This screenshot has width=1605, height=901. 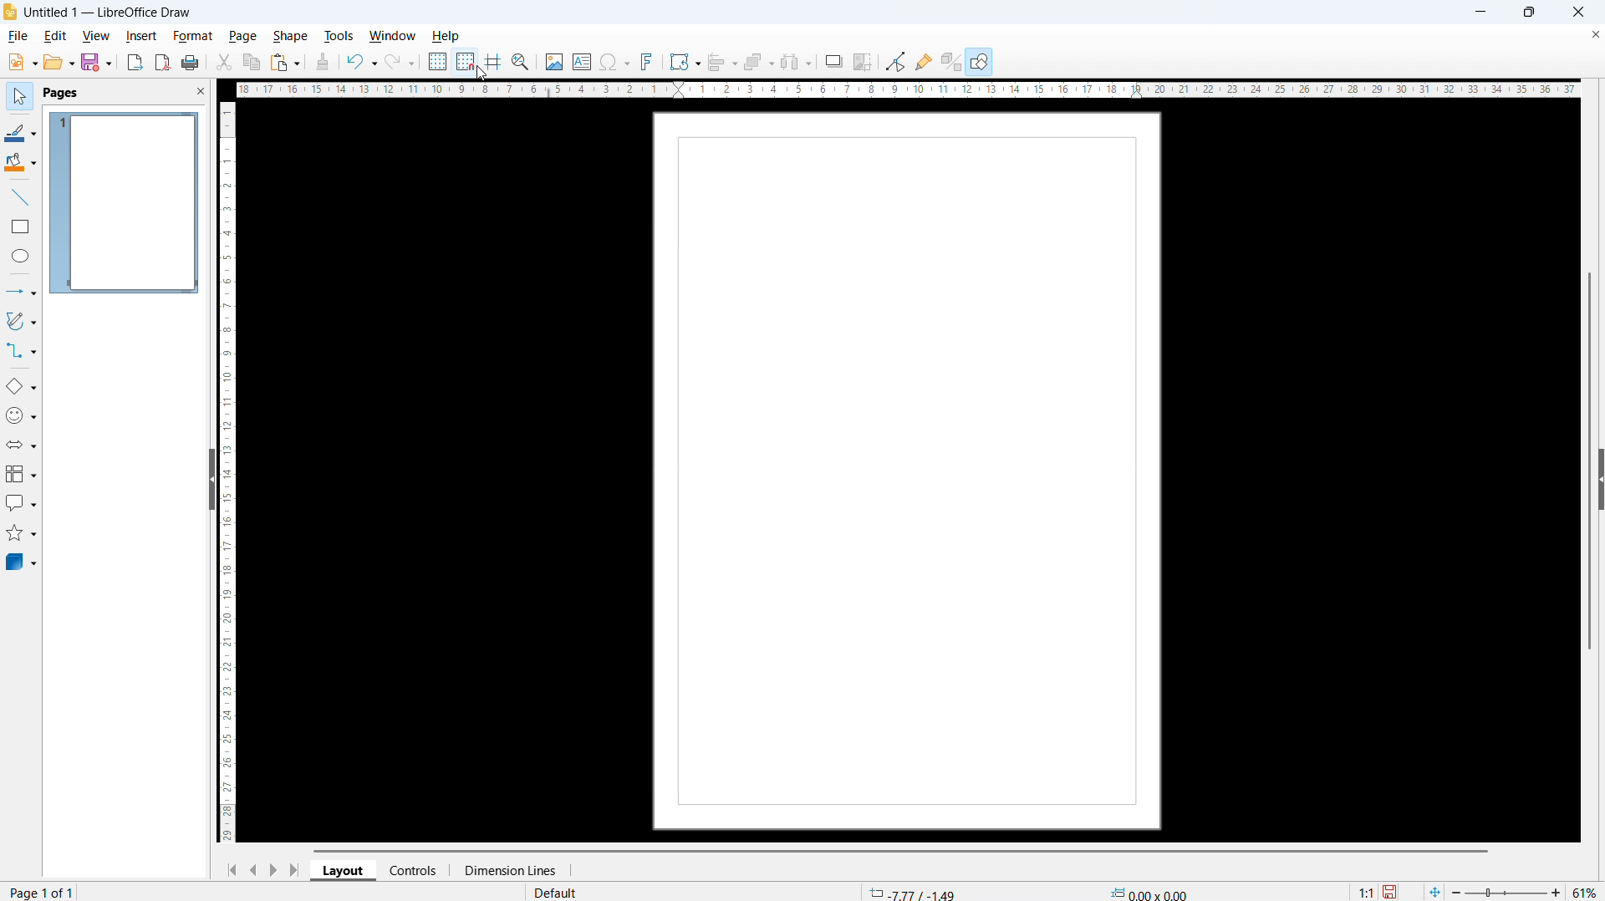 What do you see at coordinates (21, 562) in the screenshot?
I see `3D objects` at bounding box center [21, 562].